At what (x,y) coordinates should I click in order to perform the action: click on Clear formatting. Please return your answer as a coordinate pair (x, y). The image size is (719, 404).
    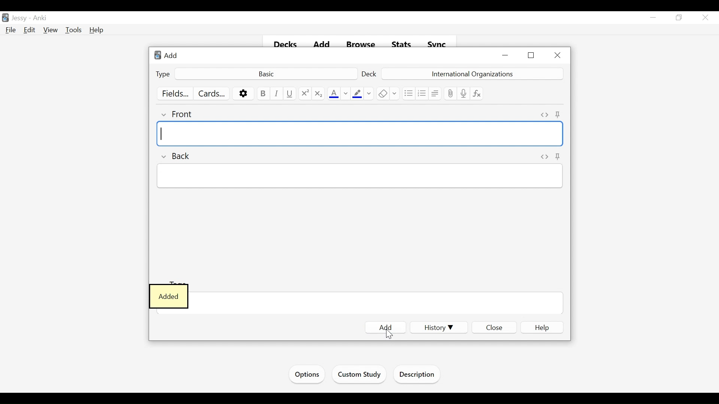
    Looking at the image, I should click on (382, 93).